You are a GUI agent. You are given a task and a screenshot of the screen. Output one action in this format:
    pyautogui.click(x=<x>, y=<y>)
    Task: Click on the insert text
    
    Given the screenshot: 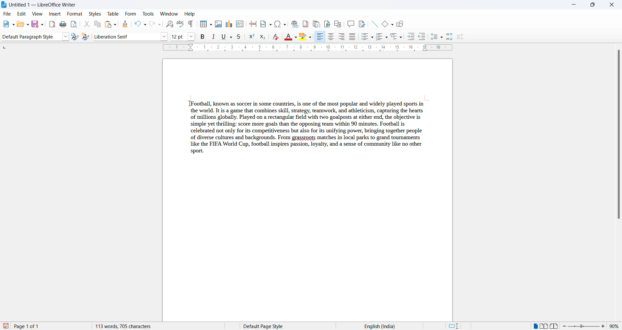 What is the action you would take?
    pyautogui.click(x=240, y=24)
    